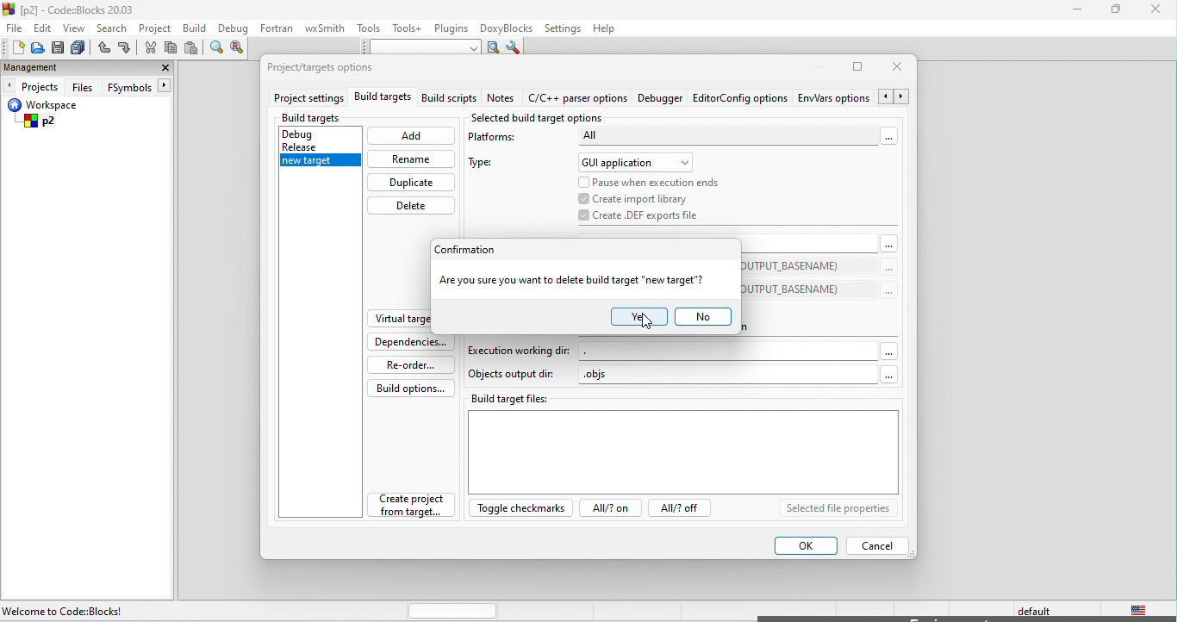 The image size is (1177, 622). I want to click on FSymbols, so click(140, 87).